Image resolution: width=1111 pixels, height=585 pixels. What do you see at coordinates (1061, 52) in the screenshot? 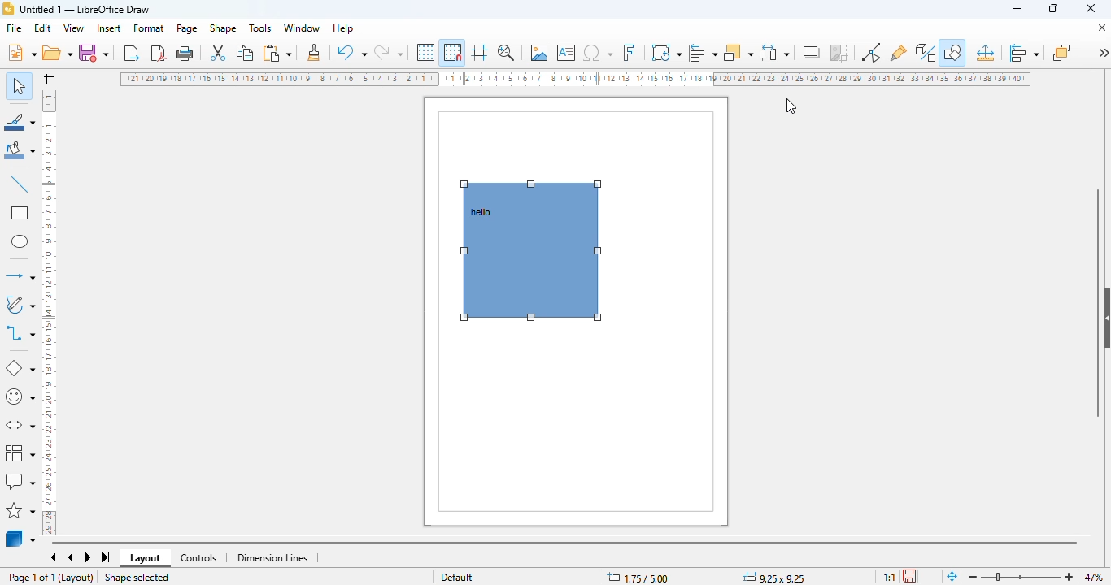
I see `bring to front` at bounding box center [1061, 52].